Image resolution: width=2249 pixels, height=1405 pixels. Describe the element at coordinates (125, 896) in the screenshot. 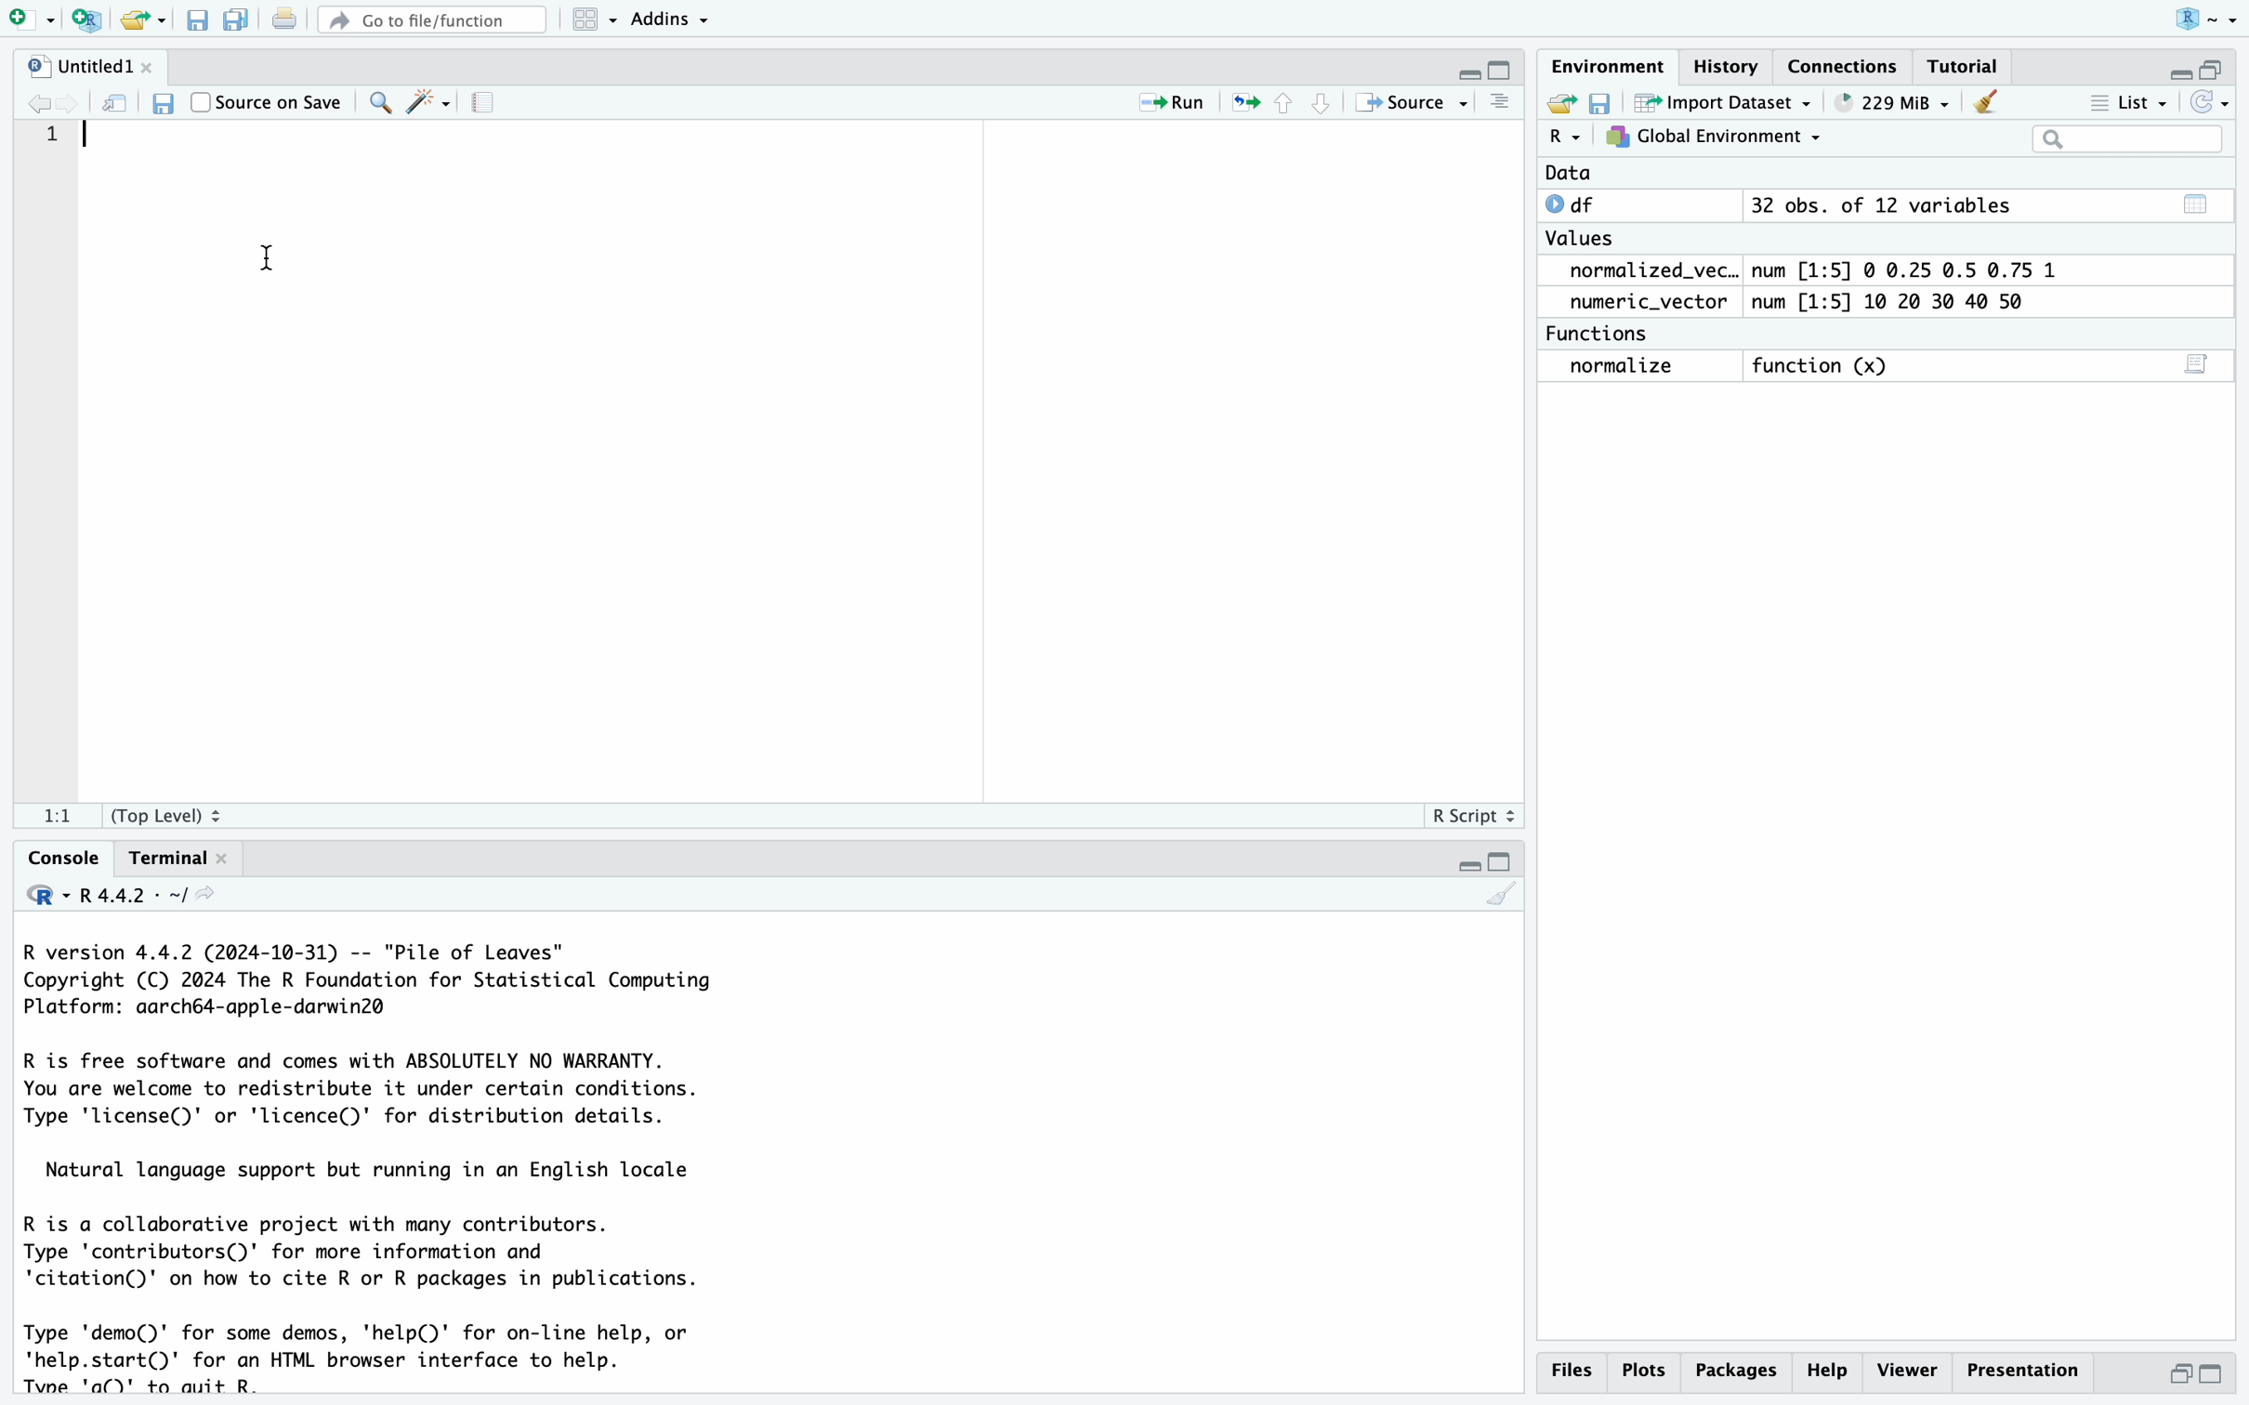

I see `R 4.4.2 . ~/` at that location.